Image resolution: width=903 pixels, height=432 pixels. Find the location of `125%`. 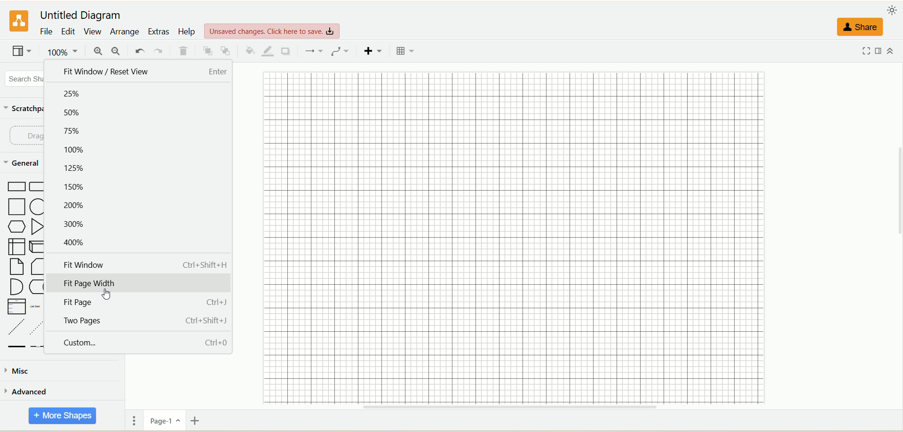

125% is located at coordinates (79, 168).